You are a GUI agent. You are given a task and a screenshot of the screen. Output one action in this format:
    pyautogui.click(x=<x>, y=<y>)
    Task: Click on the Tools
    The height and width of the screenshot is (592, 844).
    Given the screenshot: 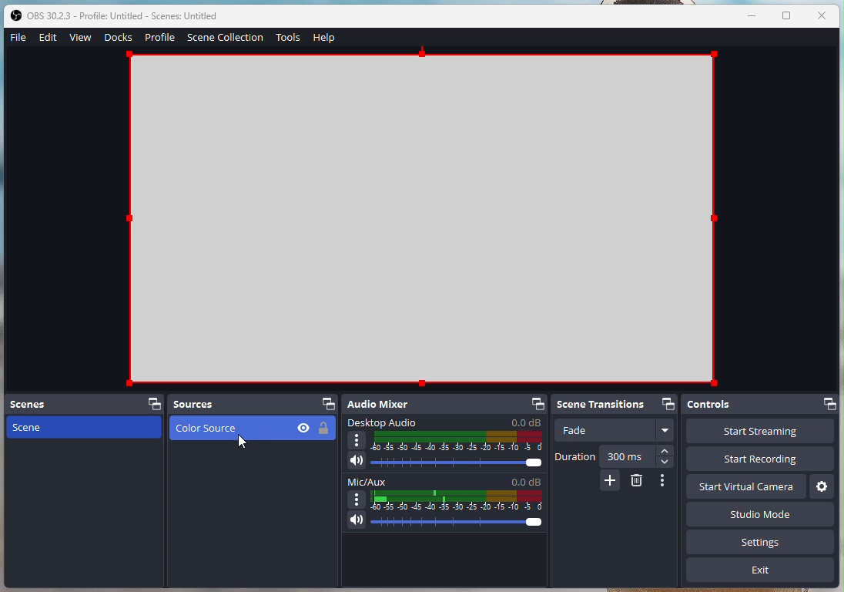 What is the action you would take?
    pyautogui.click(x=288, y=39)
    